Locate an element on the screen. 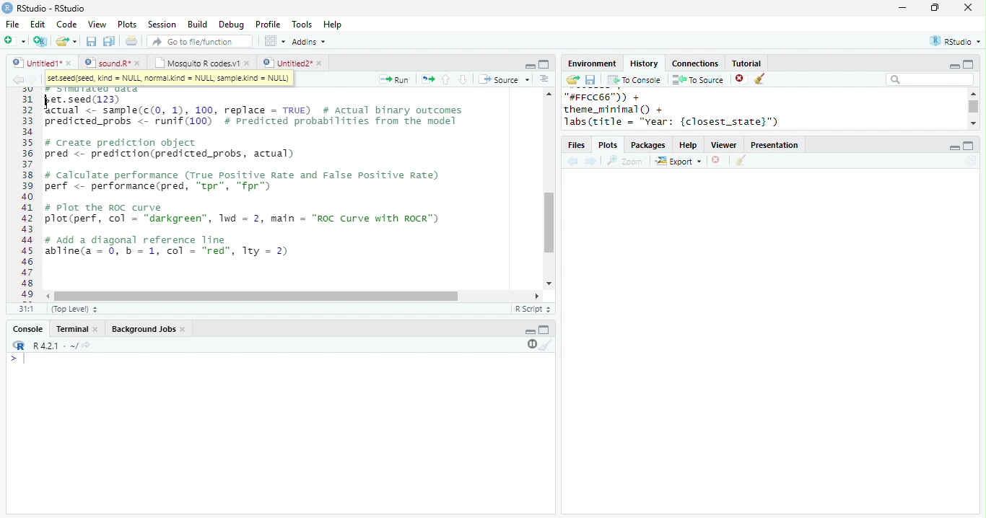  close is located at coordinates (70, 63).